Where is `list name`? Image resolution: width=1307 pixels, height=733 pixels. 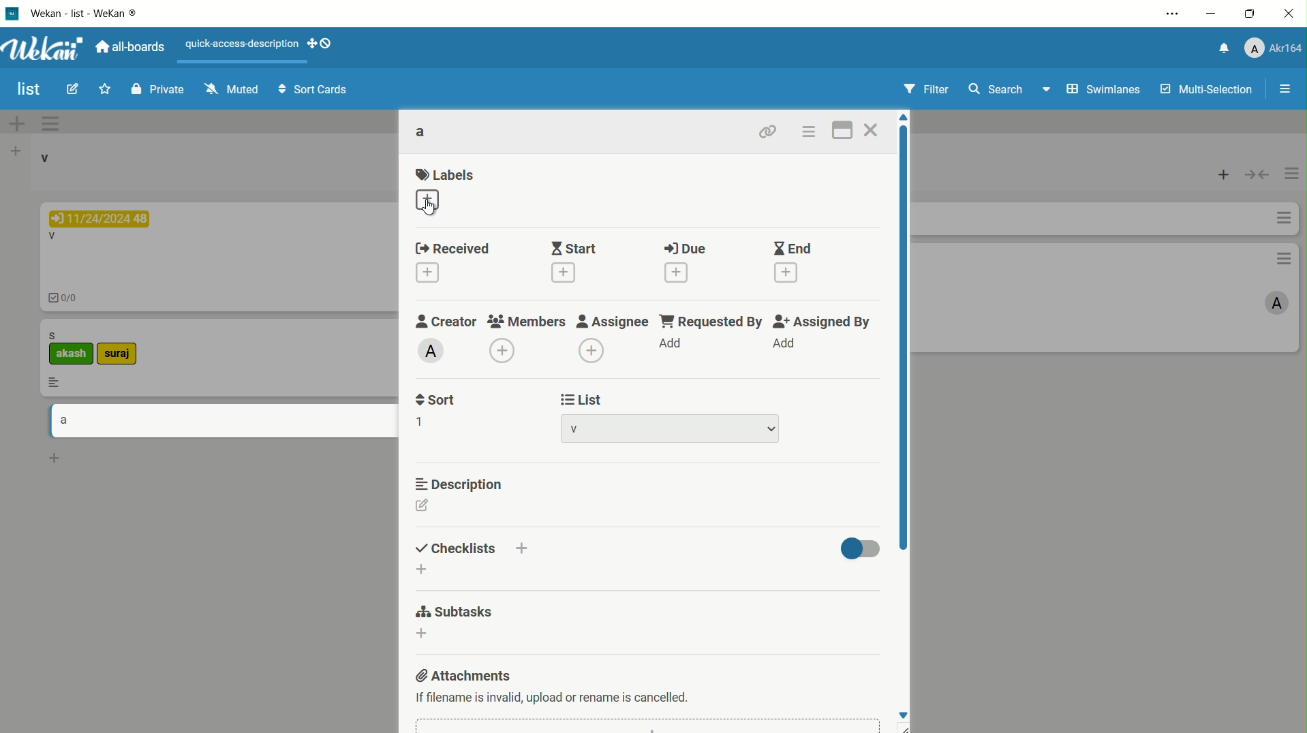
list name is located at coordinates (574, 428).